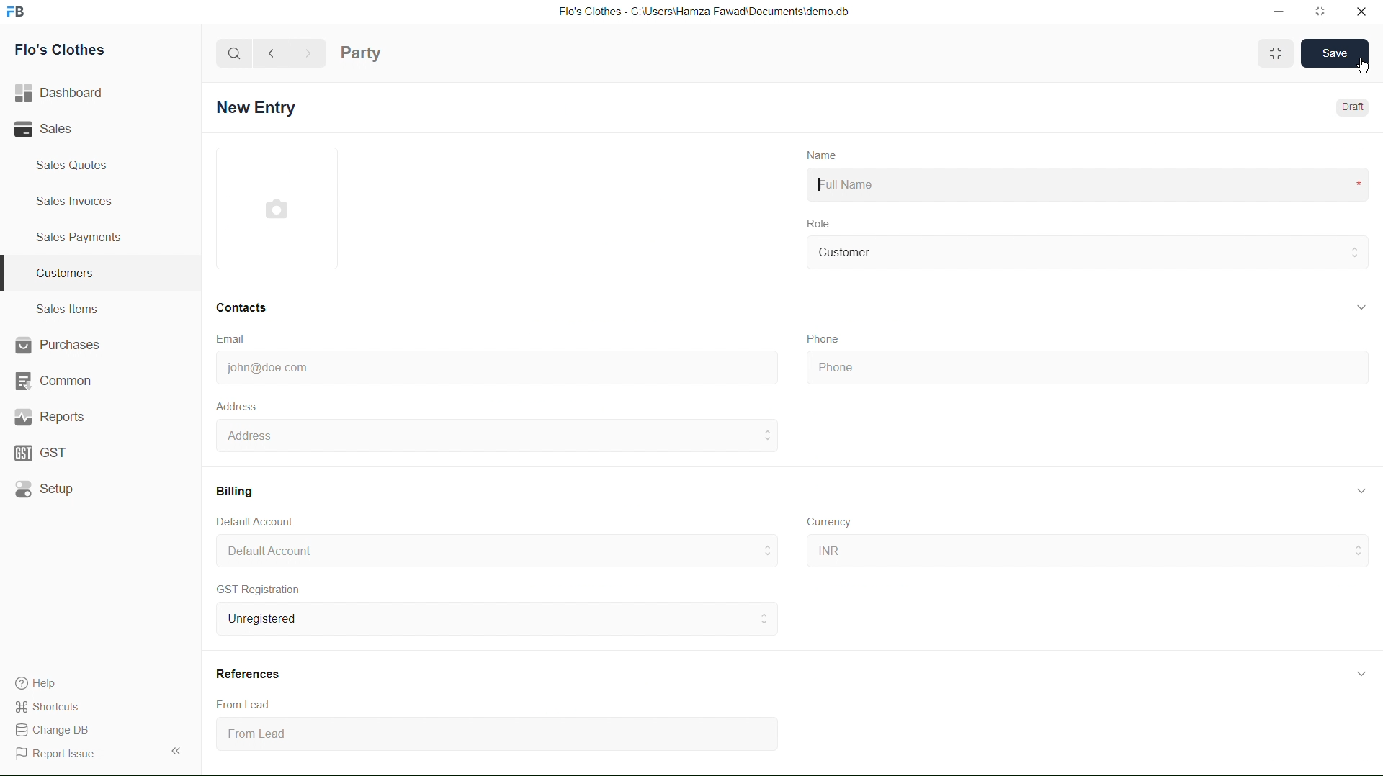 This screenshot has height=776, width=1383. What do you see at coordinates (178, 749) in the screenshot?
I see `Expand` at bounding box center [178, 749].